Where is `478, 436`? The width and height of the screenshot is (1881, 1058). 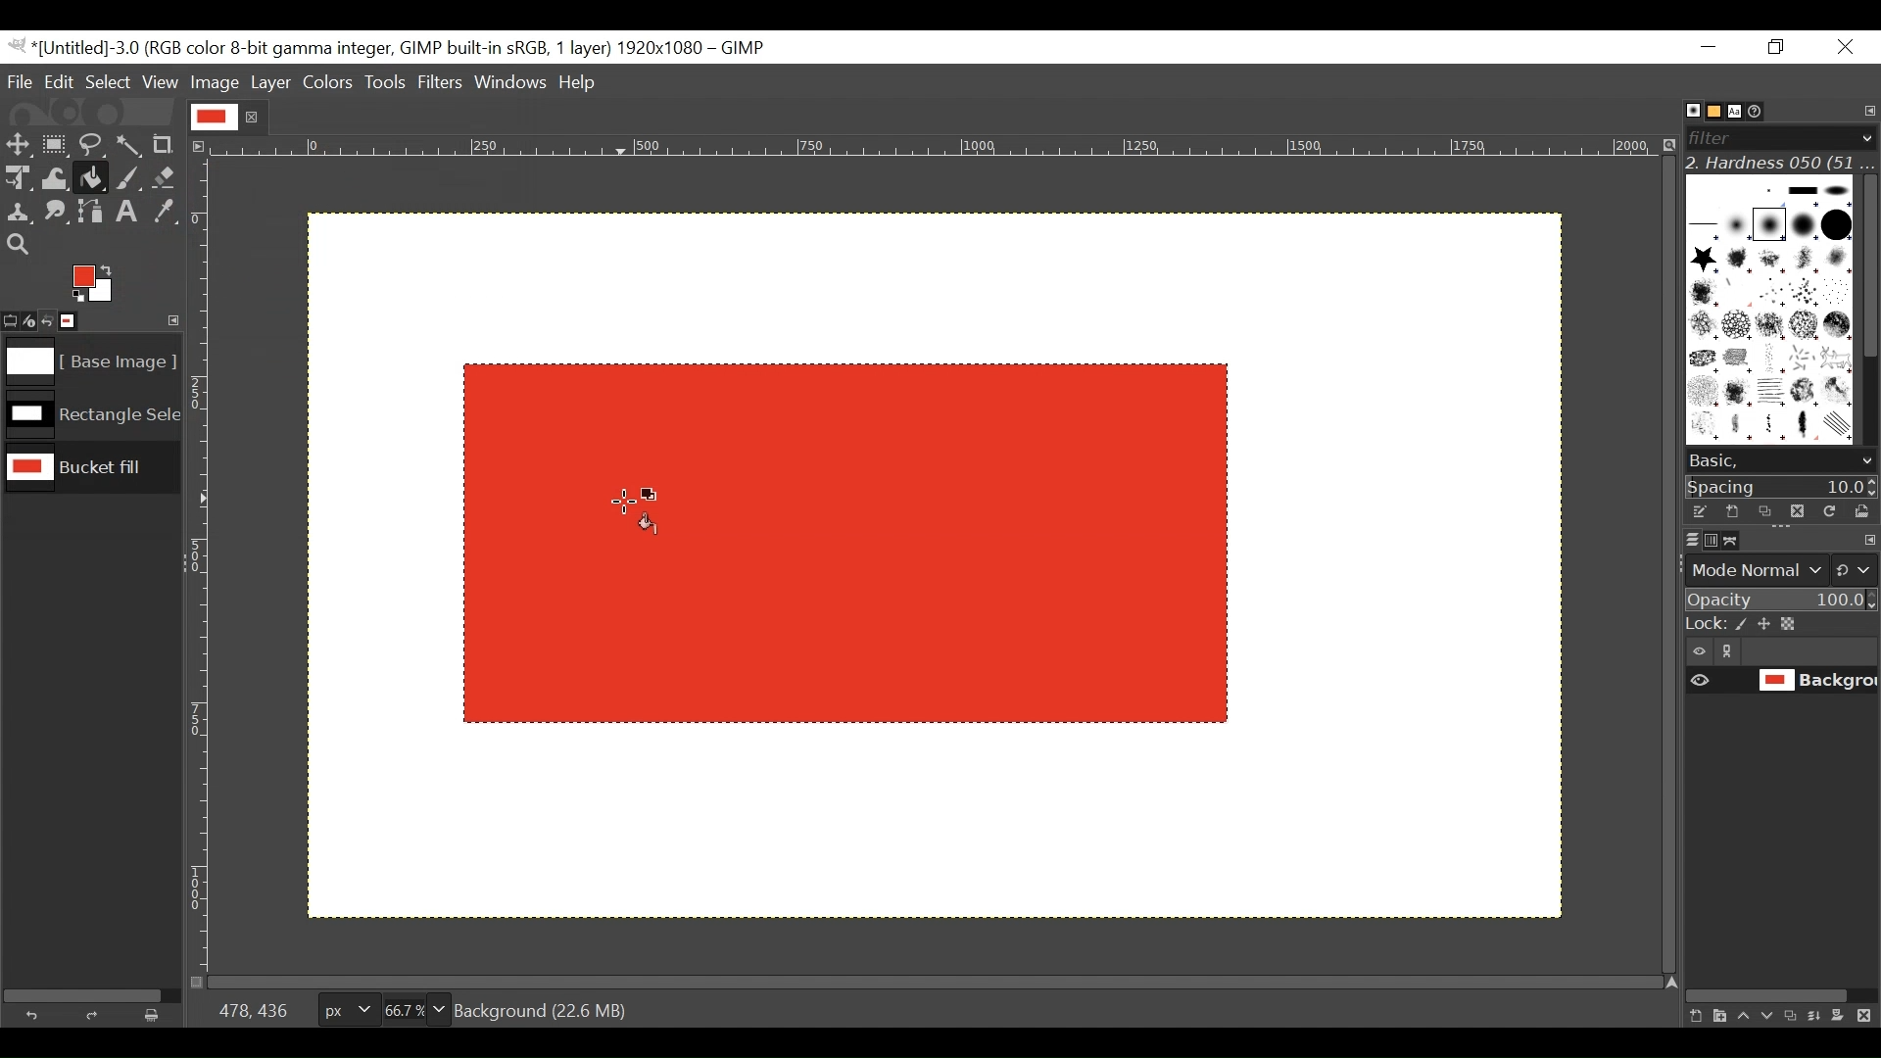 478, 436 is located at coordinates (249, 1011).